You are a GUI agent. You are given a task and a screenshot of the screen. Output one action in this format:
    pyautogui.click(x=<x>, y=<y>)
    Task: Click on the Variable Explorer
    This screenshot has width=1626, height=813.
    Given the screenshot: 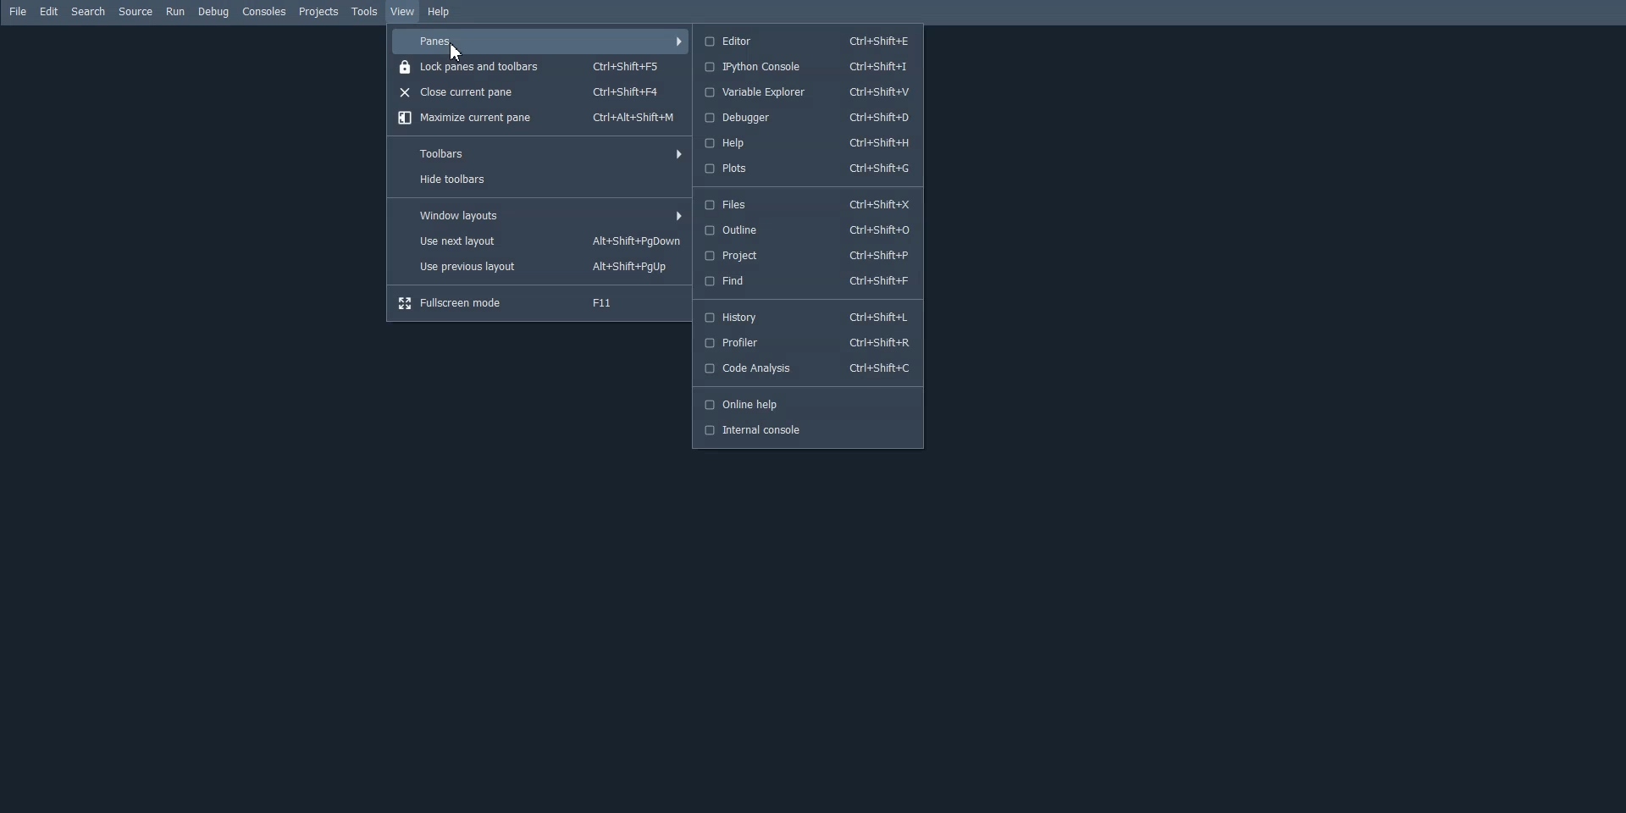 What is the action you would take?
    pyautogui.click(x=806, y=91)
    